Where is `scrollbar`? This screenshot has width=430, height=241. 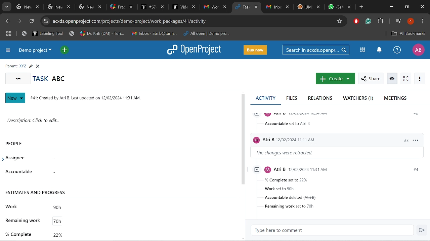 scrollbar is located at coordinates (244, 146).